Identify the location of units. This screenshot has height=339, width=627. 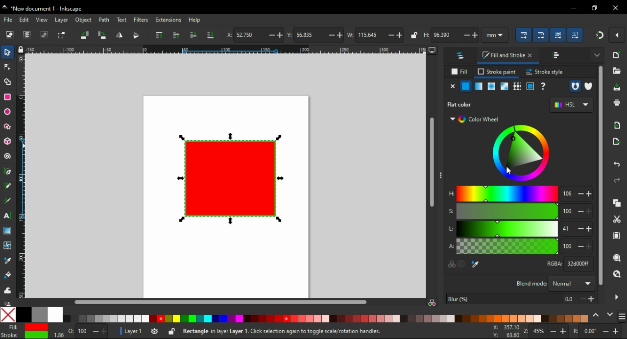
(496, 35).